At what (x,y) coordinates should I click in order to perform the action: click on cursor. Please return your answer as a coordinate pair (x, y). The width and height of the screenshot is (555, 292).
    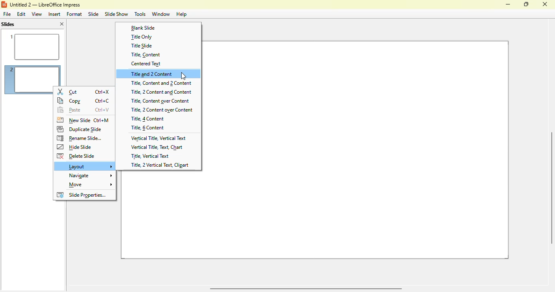
    Looking at the image, I should click on (184, 76).